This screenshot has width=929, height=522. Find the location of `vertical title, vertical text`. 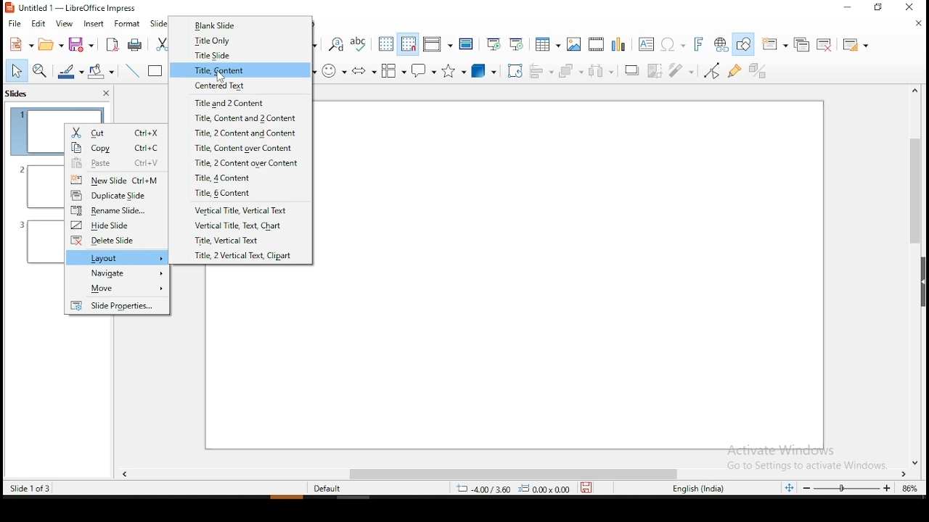

vertical title, vertical text is located at coordinates (245, 209).